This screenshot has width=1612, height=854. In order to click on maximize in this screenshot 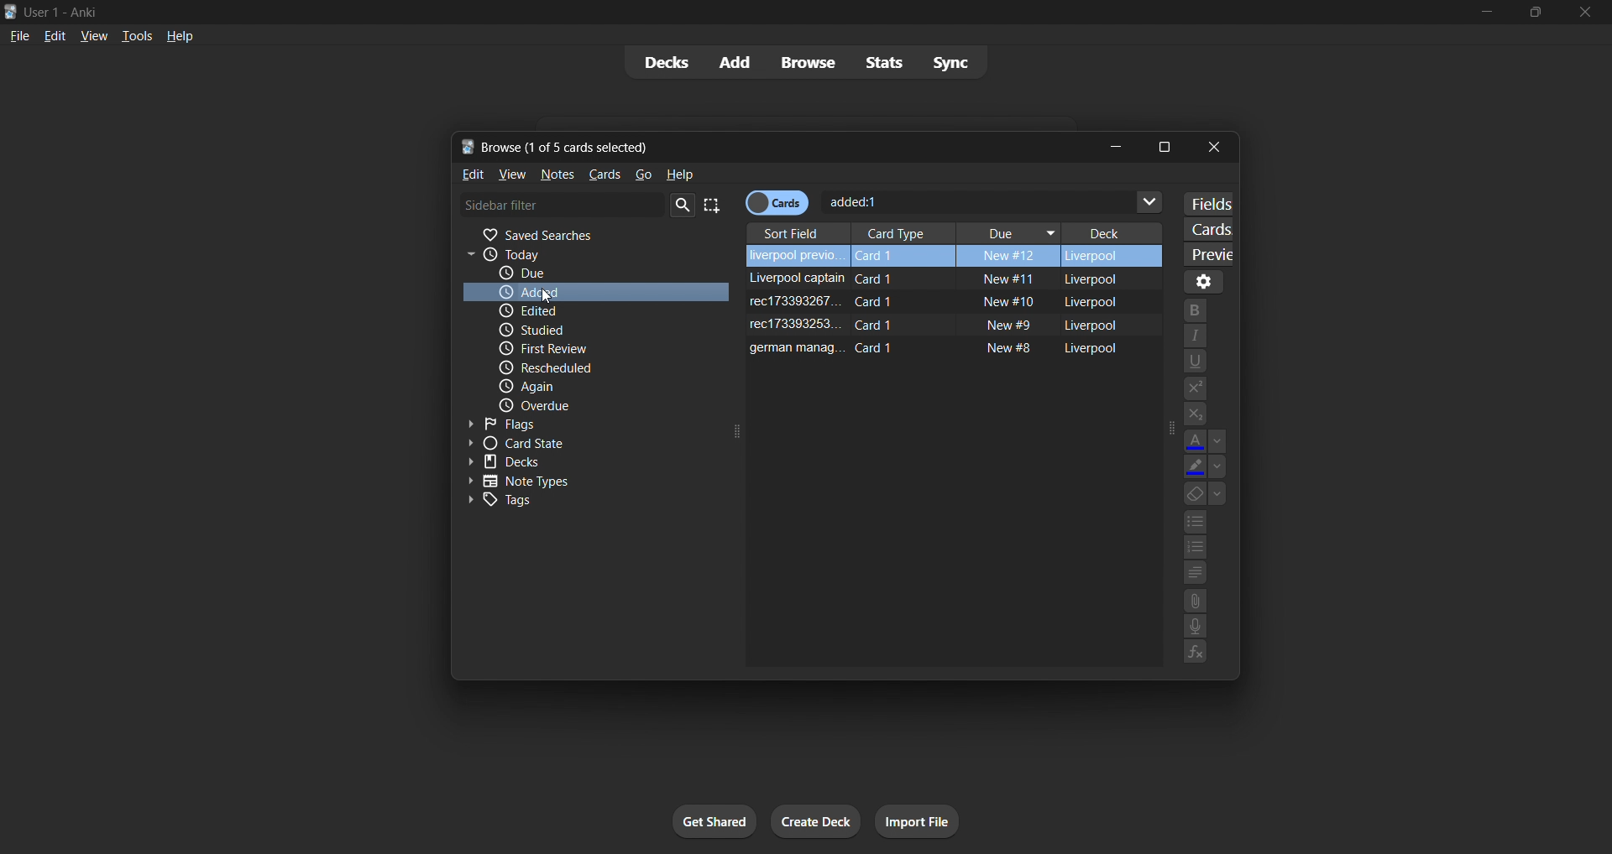, I will do `click(1530, 13)`.